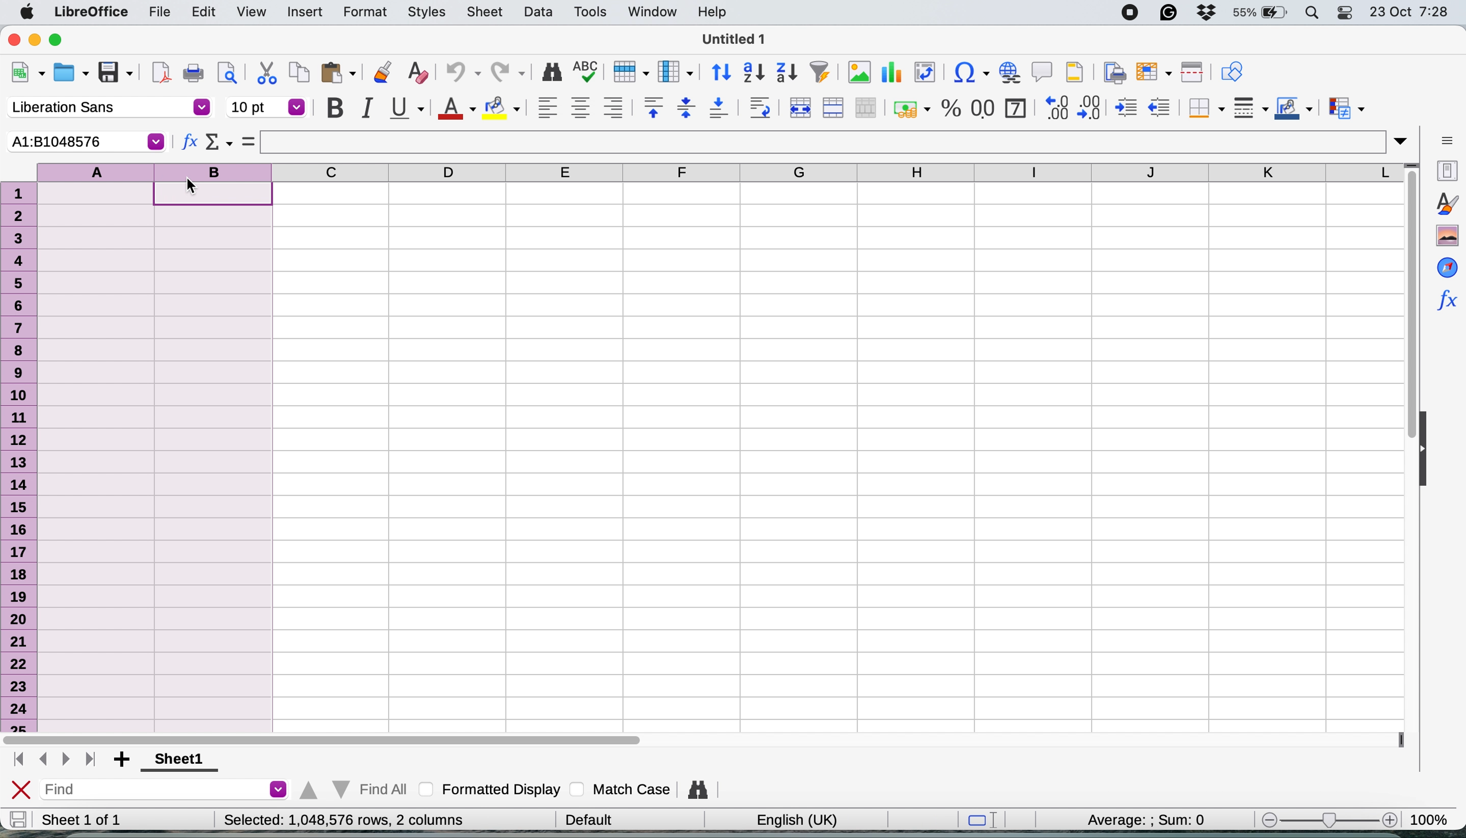  What do you see at coordinates (1446, 300) in the screenshot?
I see `function wizard` at bounding box center [1446, 300].